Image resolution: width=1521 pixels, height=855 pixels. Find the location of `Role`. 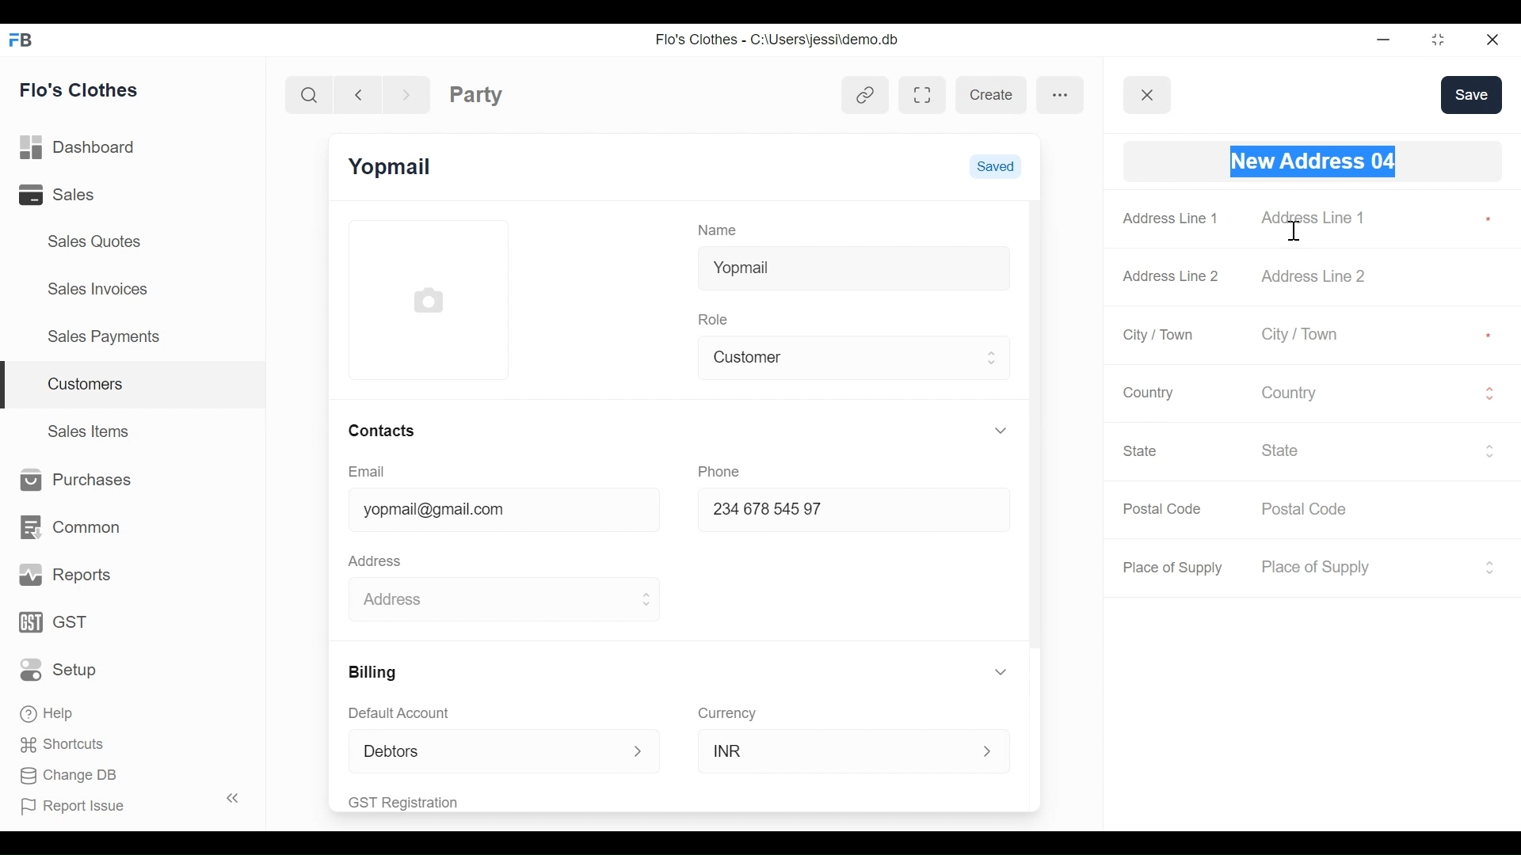

Role is located at coordinates (716, 317).